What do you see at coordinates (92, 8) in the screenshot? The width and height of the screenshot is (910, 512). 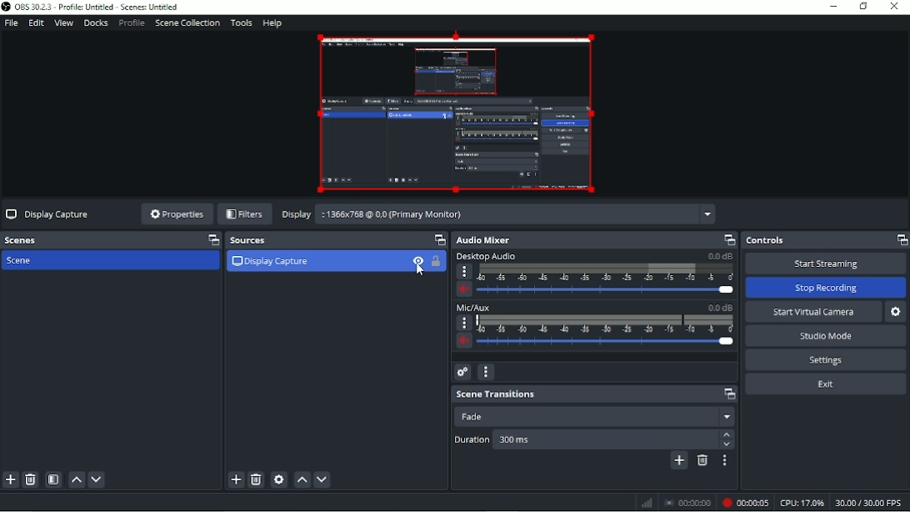 I see `Title` at bounding box center [92, 8].